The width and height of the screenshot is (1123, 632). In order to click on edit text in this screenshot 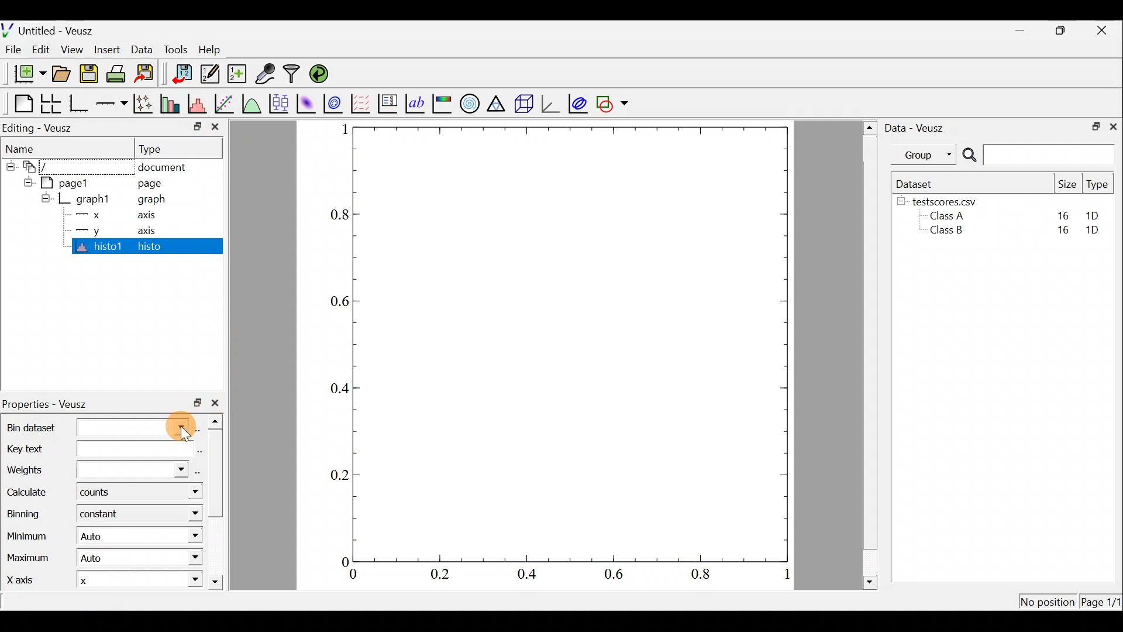, I will do `click(199, 451)`.